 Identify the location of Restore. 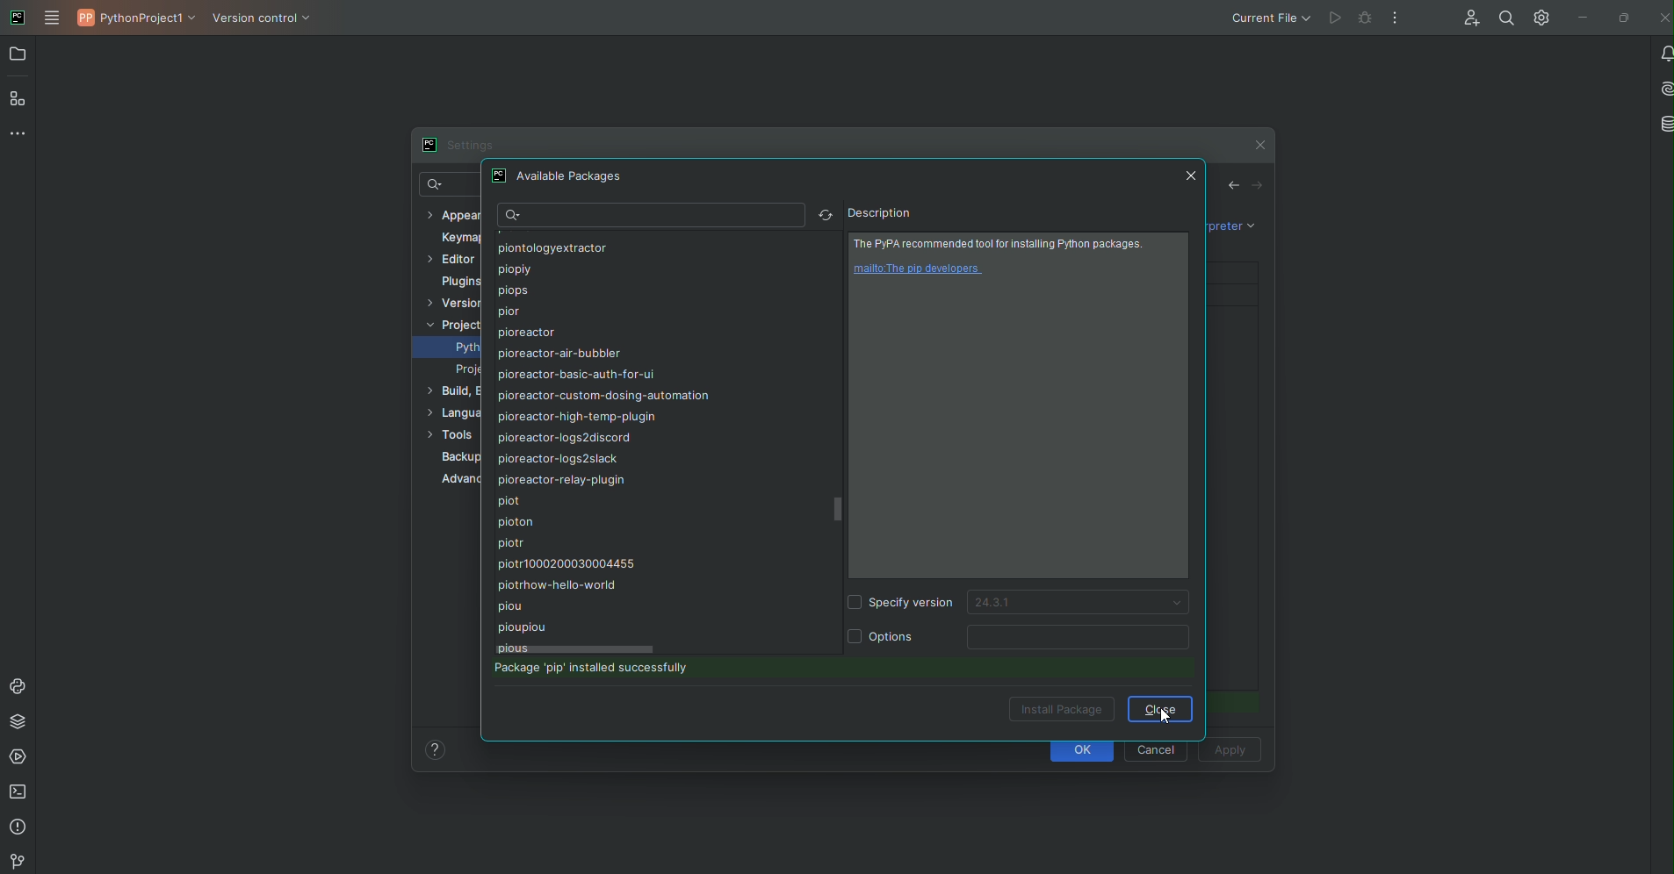
(1624, 18).